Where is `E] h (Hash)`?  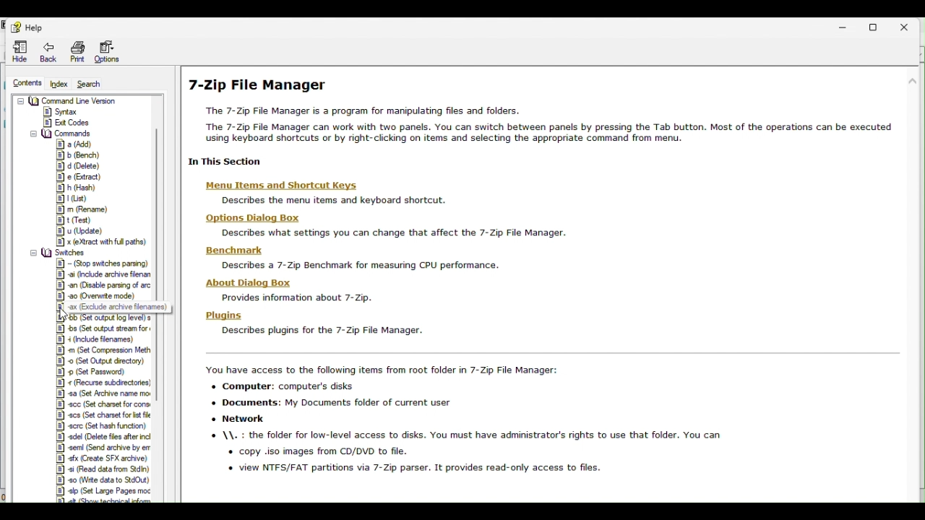 E] h (Hash) is located at coordinates (77, 188).